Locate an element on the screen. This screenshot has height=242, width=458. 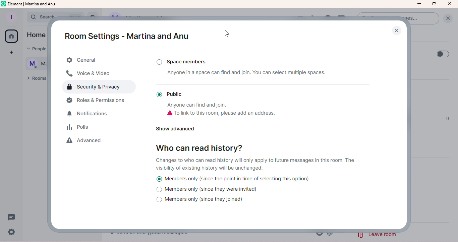
Security and privacy is located at coordinates (101, 87).